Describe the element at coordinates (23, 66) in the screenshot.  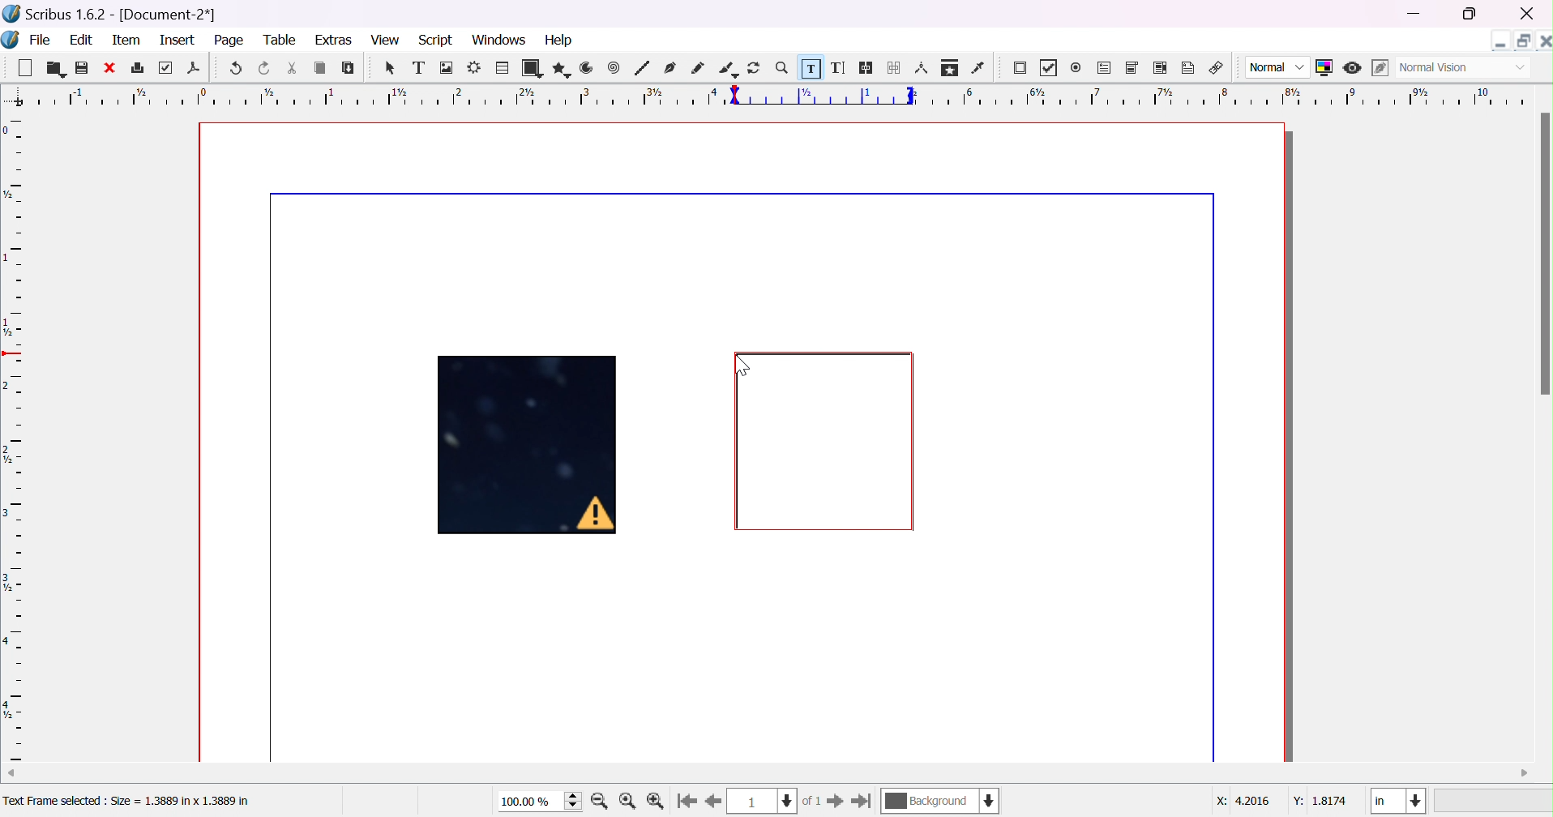
I see `new` at that location.